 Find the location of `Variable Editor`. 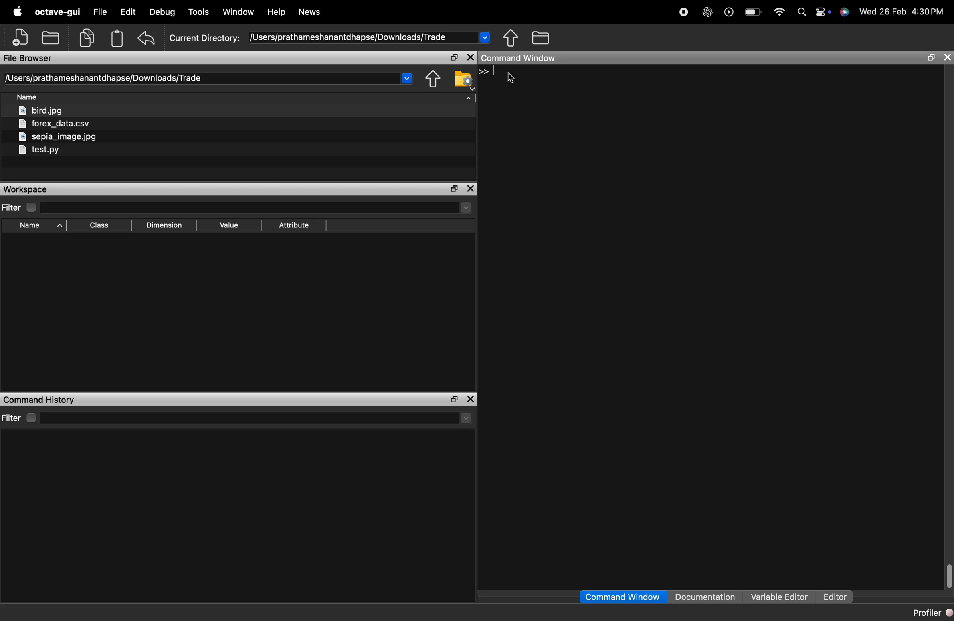

Variable Editor is located at coordinates (780, 596).